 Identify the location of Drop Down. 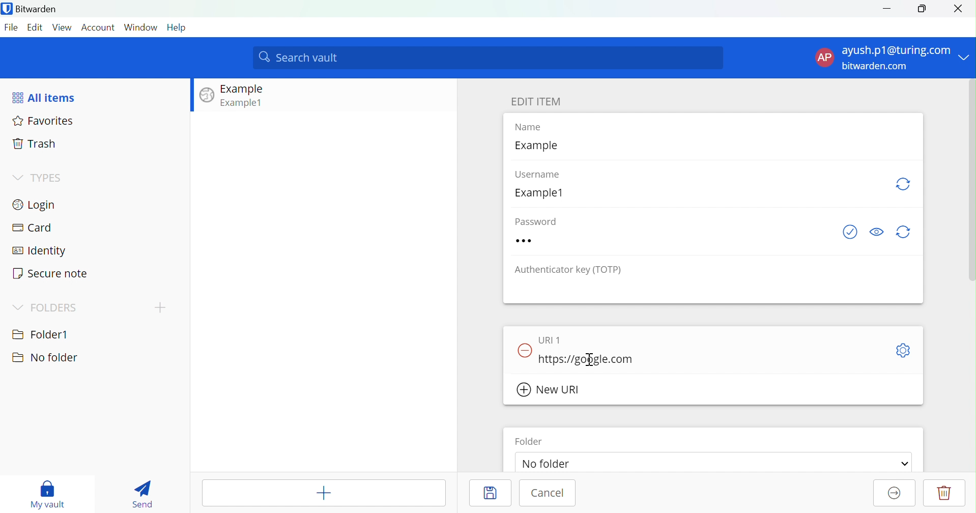
(17, 307).